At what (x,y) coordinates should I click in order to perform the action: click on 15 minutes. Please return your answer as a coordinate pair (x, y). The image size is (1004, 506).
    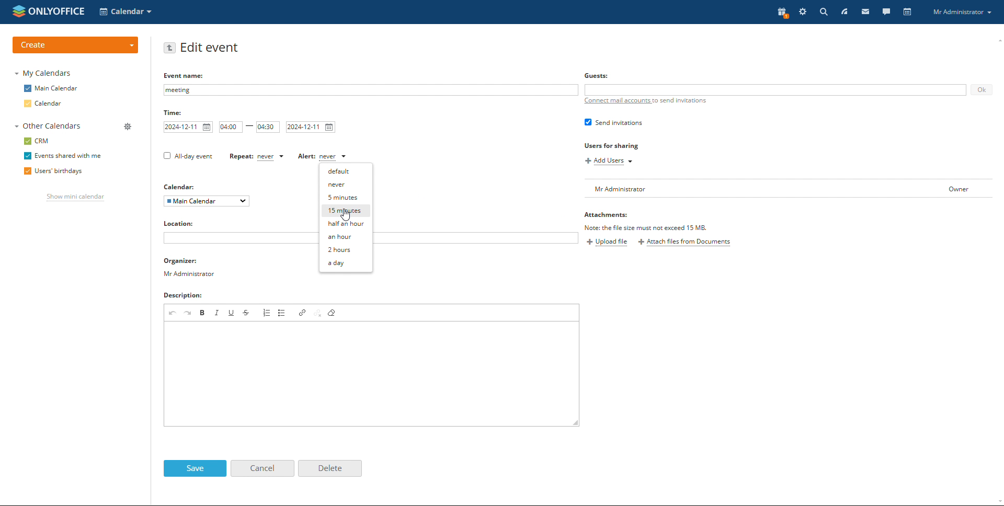
    Looking at the image, I should click on (347, 211).